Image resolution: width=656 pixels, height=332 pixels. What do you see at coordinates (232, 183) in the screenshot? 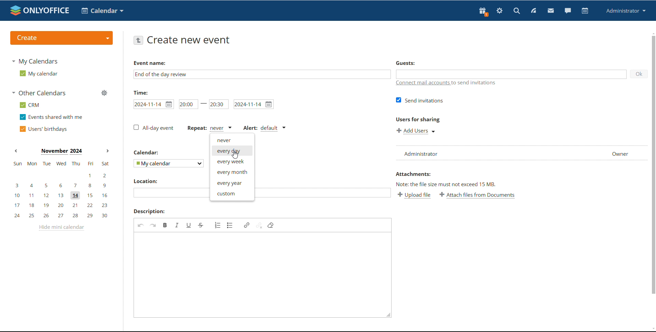
I see `every year` at bounding box center [232, 183].